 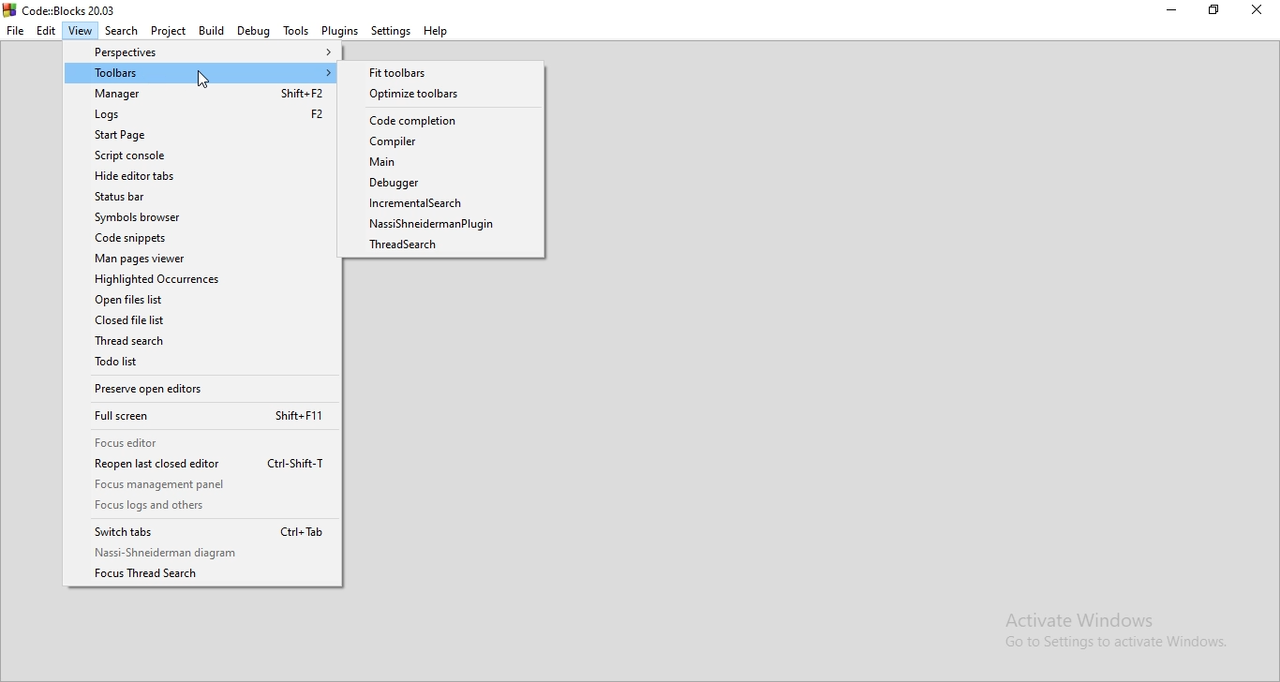 I want to click on Minimise, so click(x=1175, y=10).